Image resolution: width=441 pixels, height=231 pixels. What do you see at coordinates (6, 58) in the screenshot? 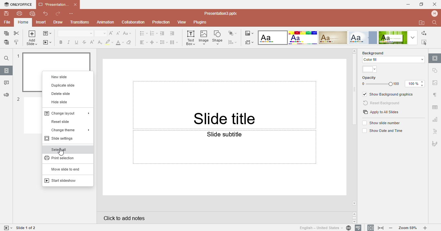
I see `Find` at bounding box center [6, 58].